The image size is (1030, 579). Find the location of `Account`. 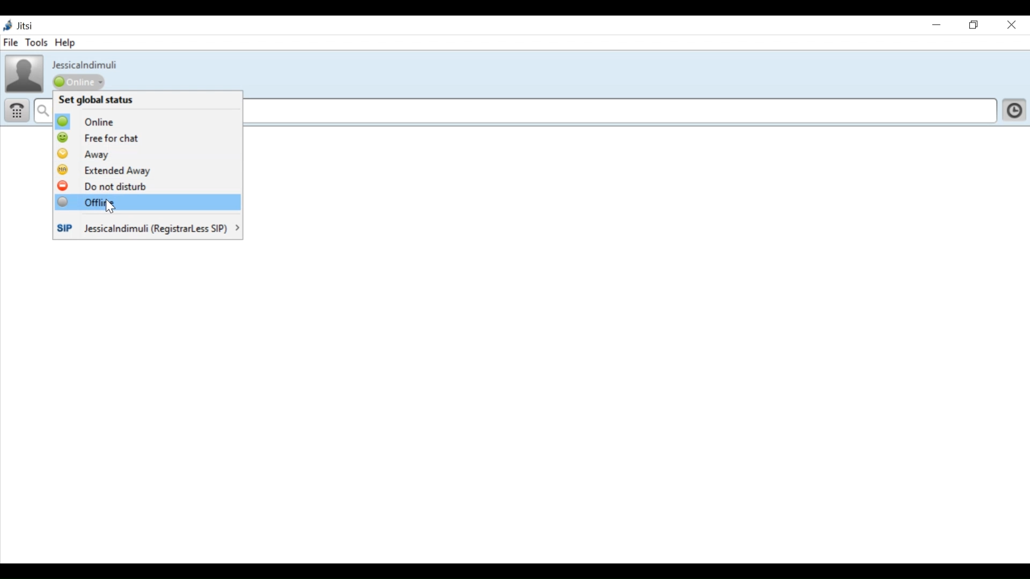

Account is located at coordinates (148, 227).